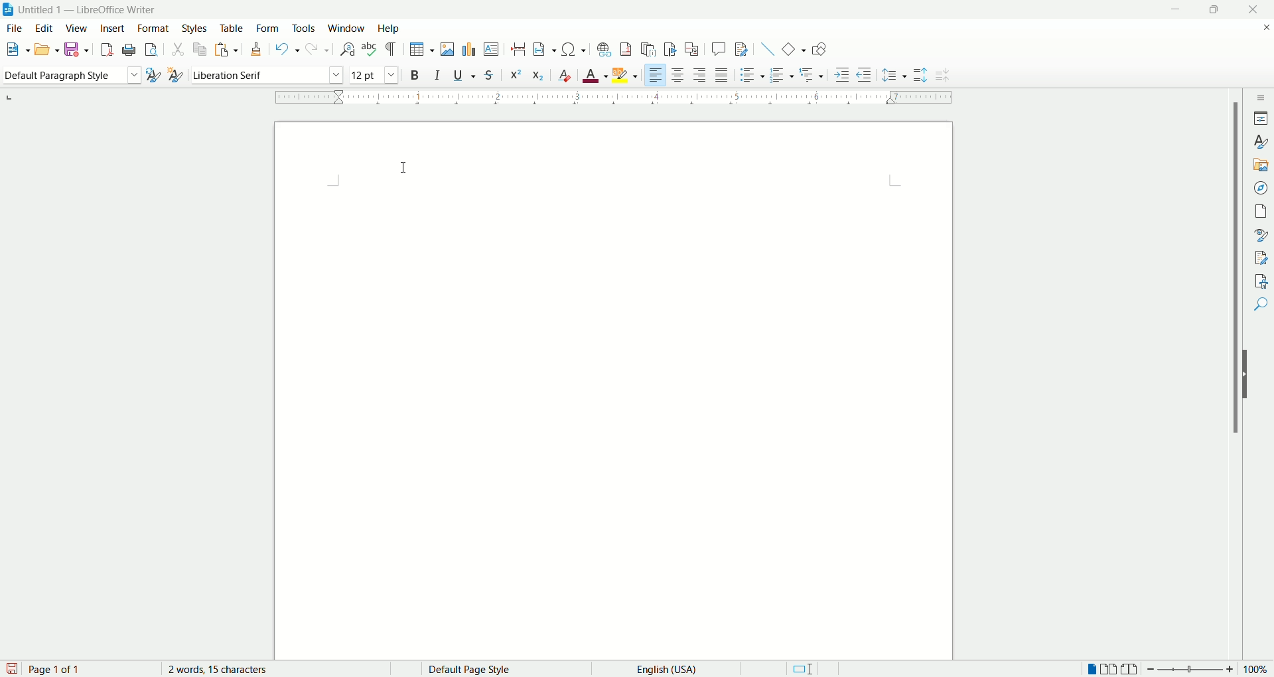  Describe the element at coordinates (305, 29) in the screenshot. I see `tools` at that location.